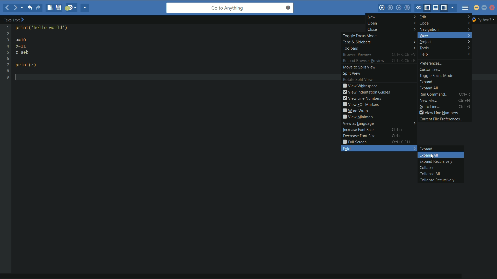 The image size is (497, 279). I want to click on expand all, so click(430, 88).